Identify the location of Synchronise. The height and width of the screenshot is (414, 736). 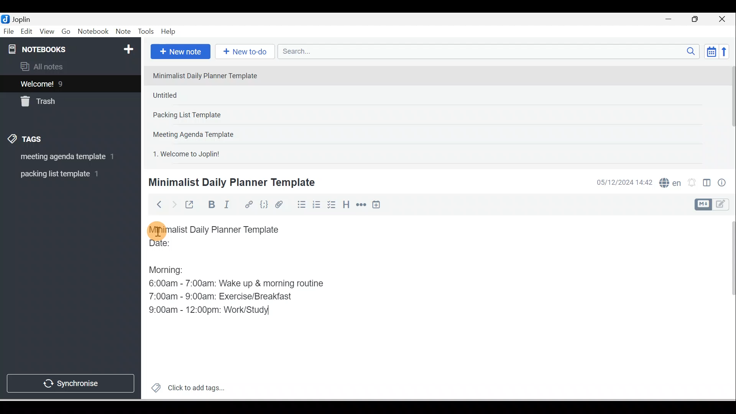
(70, 382).